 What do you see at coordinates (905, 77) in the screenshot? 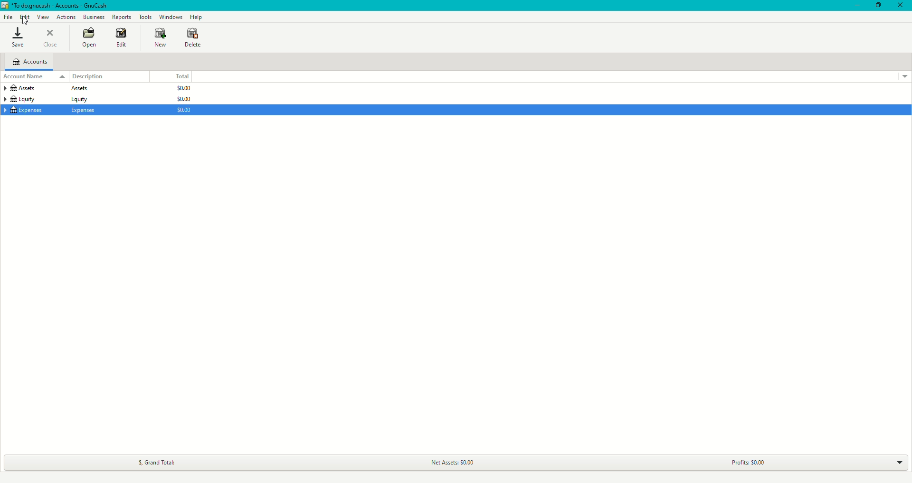
I see `Drop down` at bounding box center [905, 77].